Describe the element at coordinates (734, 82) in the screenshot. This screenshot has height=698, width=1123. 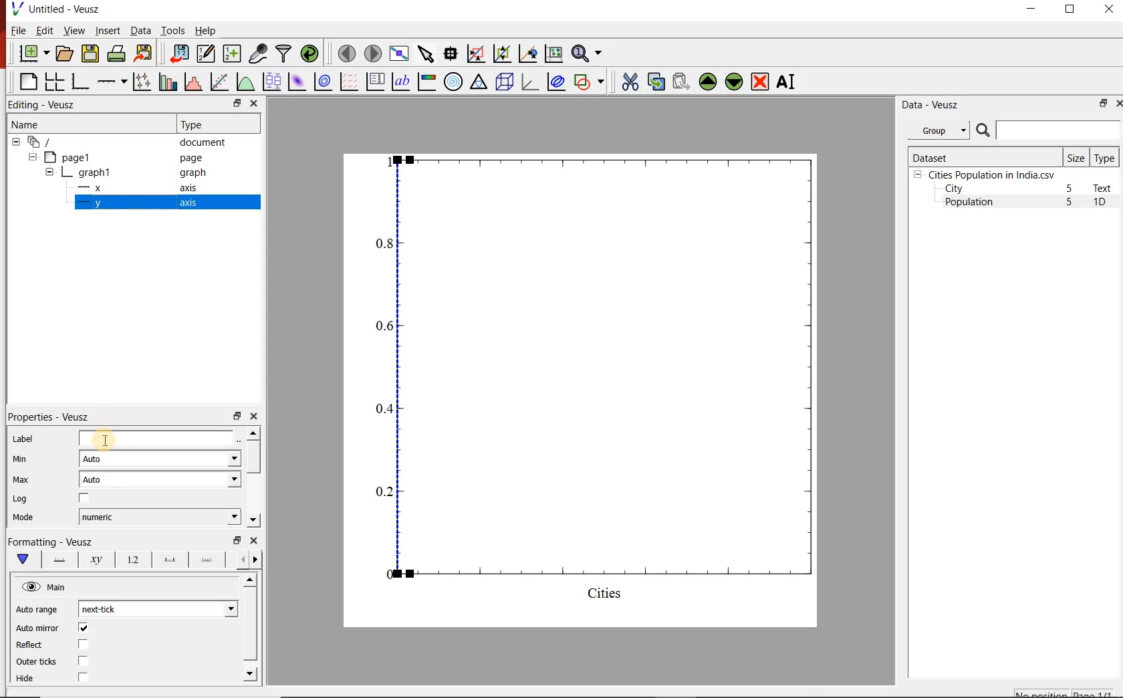
I see `move the selected widget down` at that location.